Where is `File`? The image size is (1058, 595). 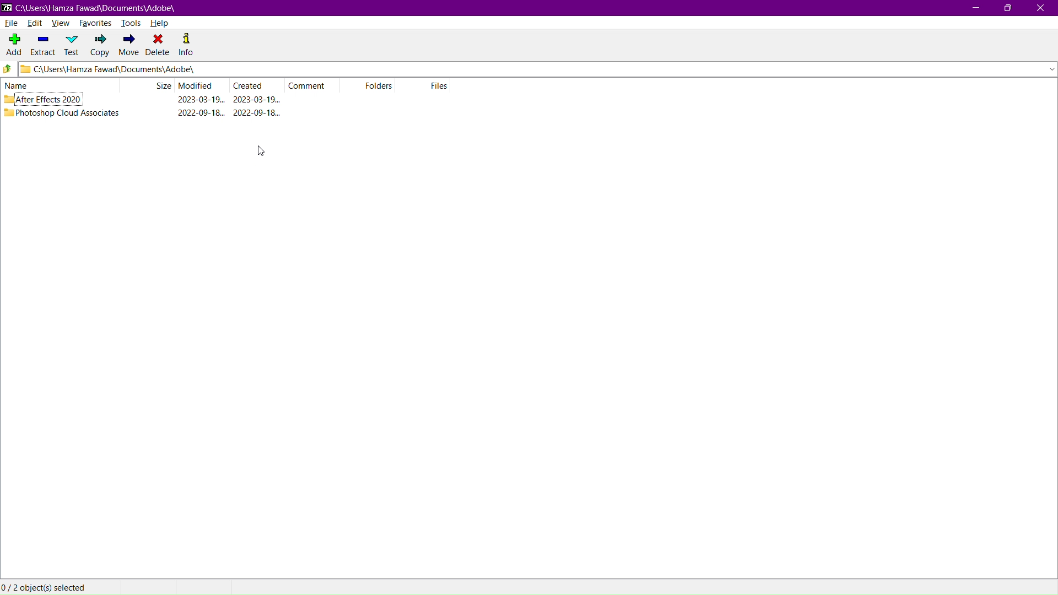 File is located at coordinates (11, 24).